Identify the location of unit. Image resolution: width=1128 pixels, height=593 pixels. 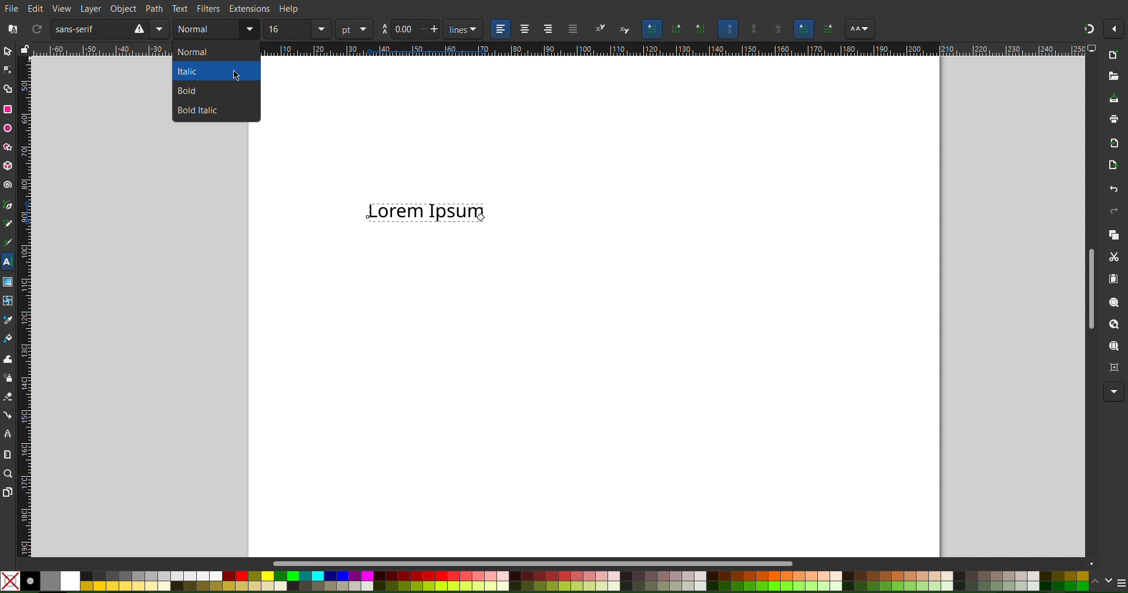
(355, 29).